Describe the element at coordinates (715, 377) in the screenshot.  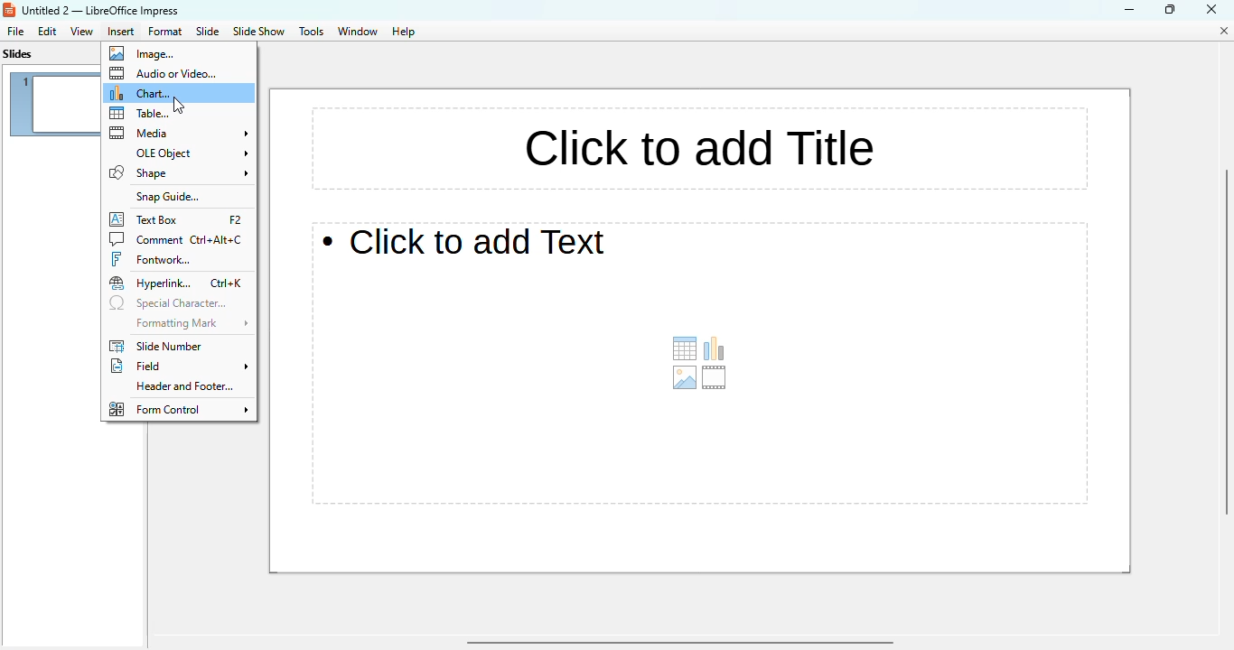
I see `insert audio or video` at that location.